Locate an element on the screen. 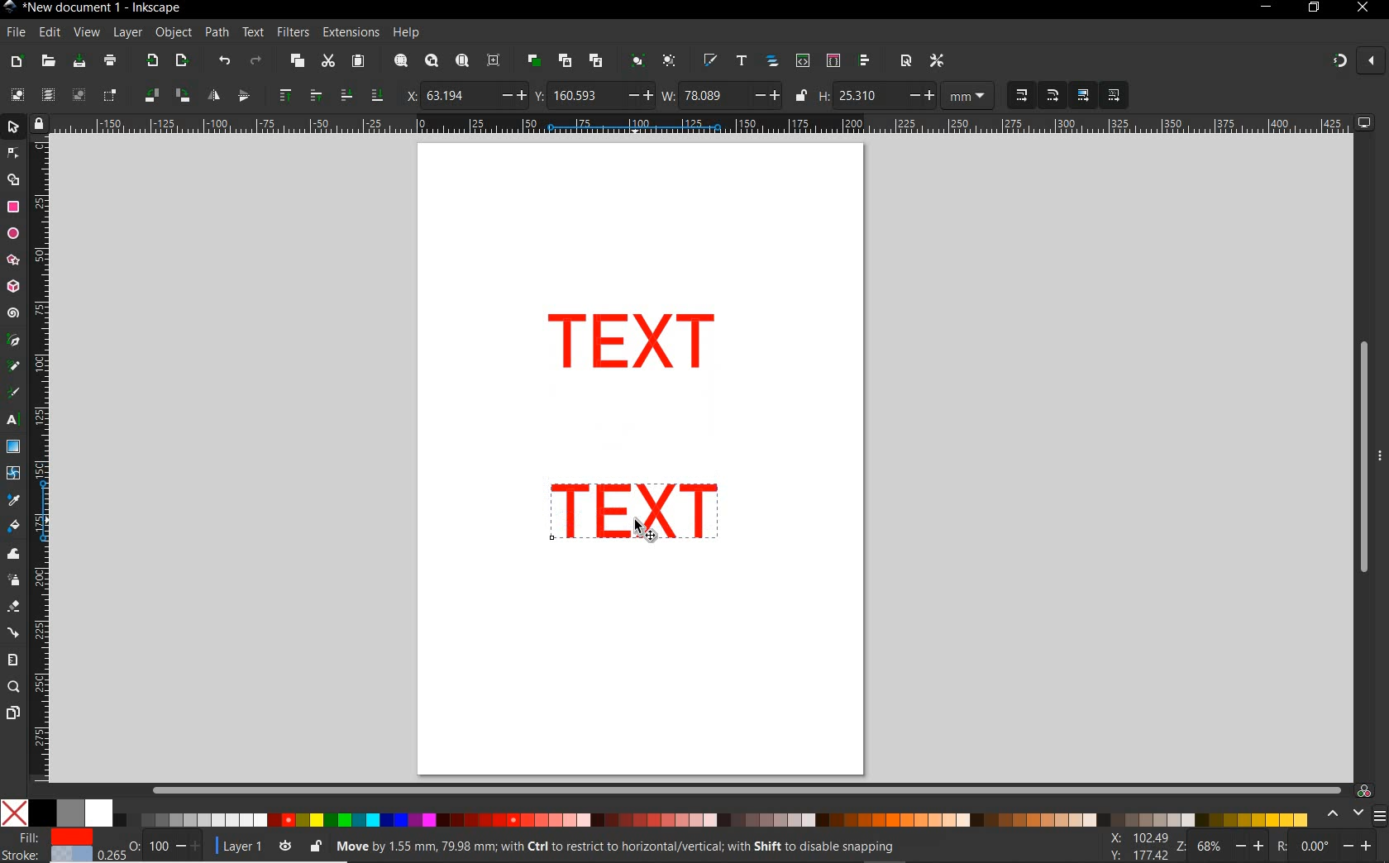 The height and width of the screenshot is (863, 1389). view is located at coordinates (86, 31).